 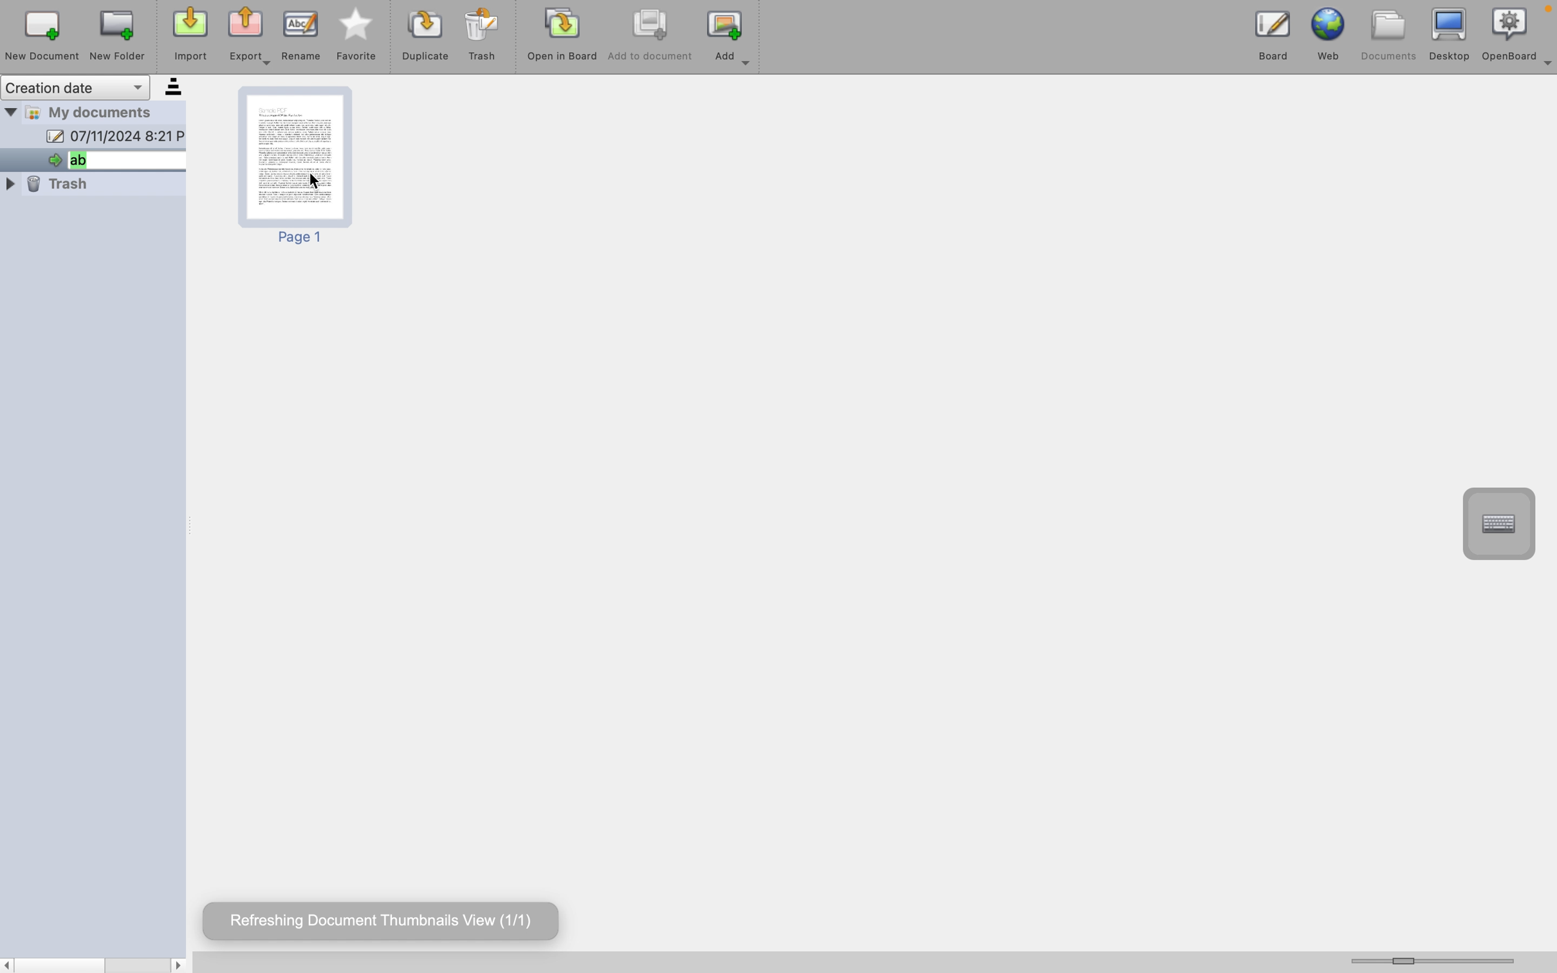 I want to click on documents, so click(x=1390, y=33).